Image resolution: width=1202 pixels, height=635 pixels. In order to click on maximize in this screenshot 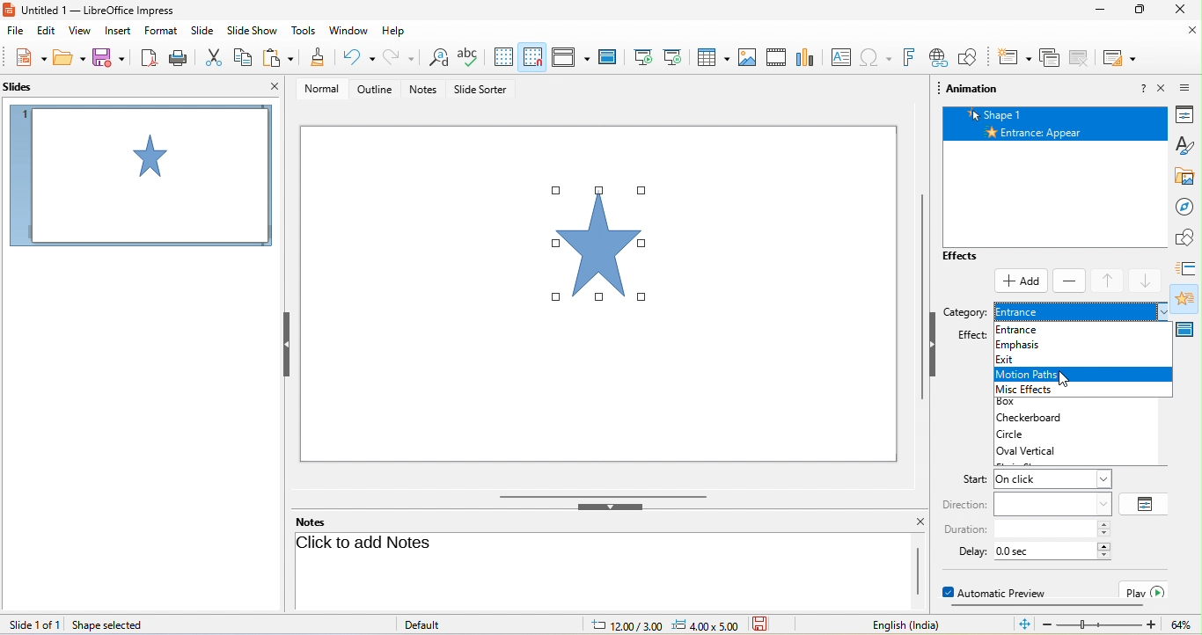, I will do `click(1140, 9)`.